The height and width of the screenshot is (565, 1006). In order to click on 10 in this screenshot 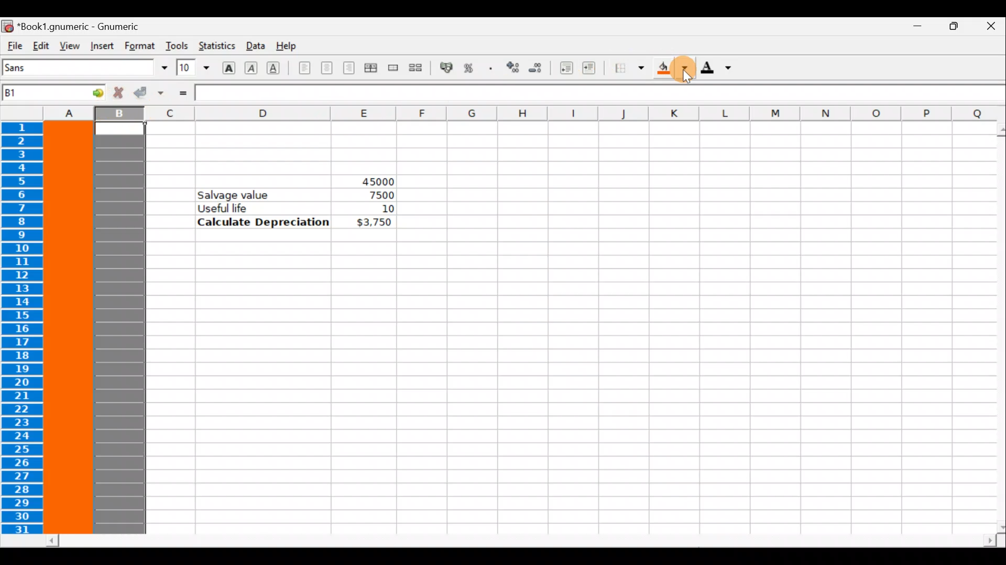, I will do `click(374, 209)`.